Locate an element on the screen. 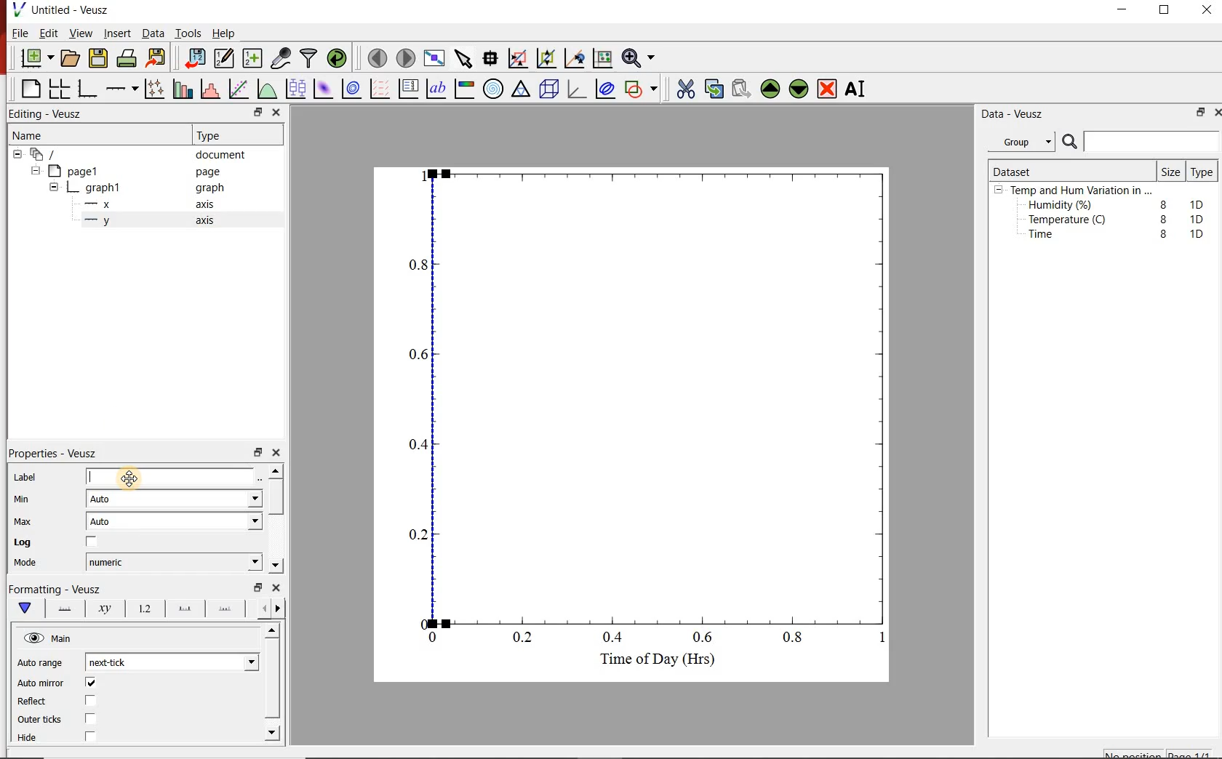 Image resolution: width=1222 pixels, height=759 pixels. create new datasets using ranges, parametrically or as functions of existing datasets is located at coordinates (253, 59).